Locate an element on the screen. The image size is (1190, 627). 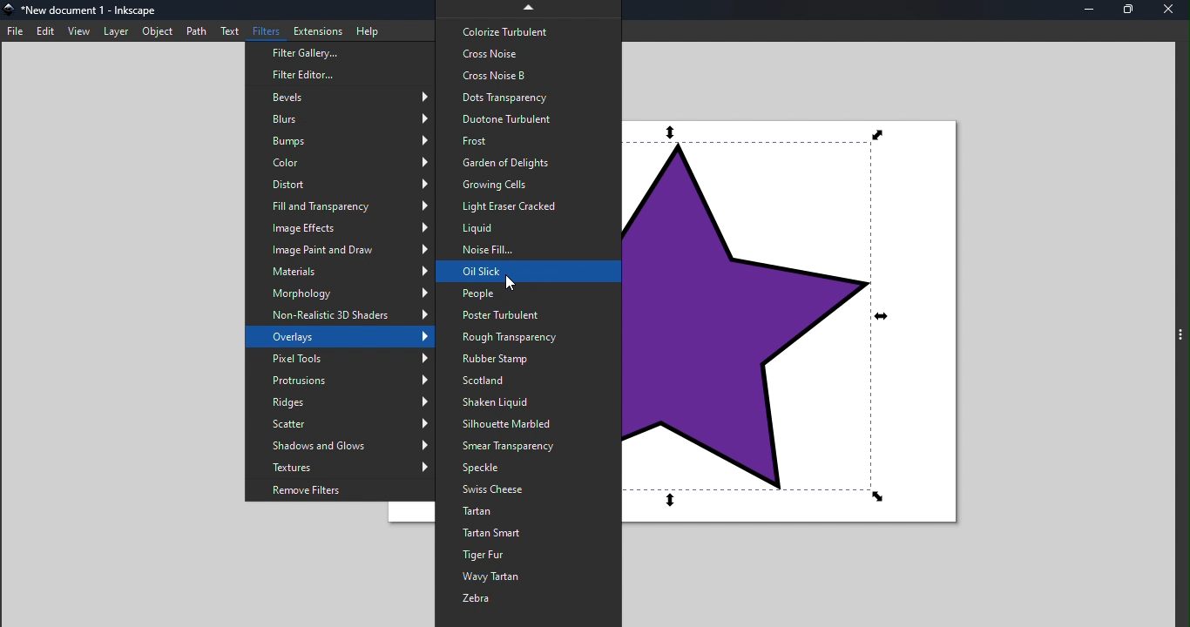
Pixel tools is located at coordinates (340, 359).